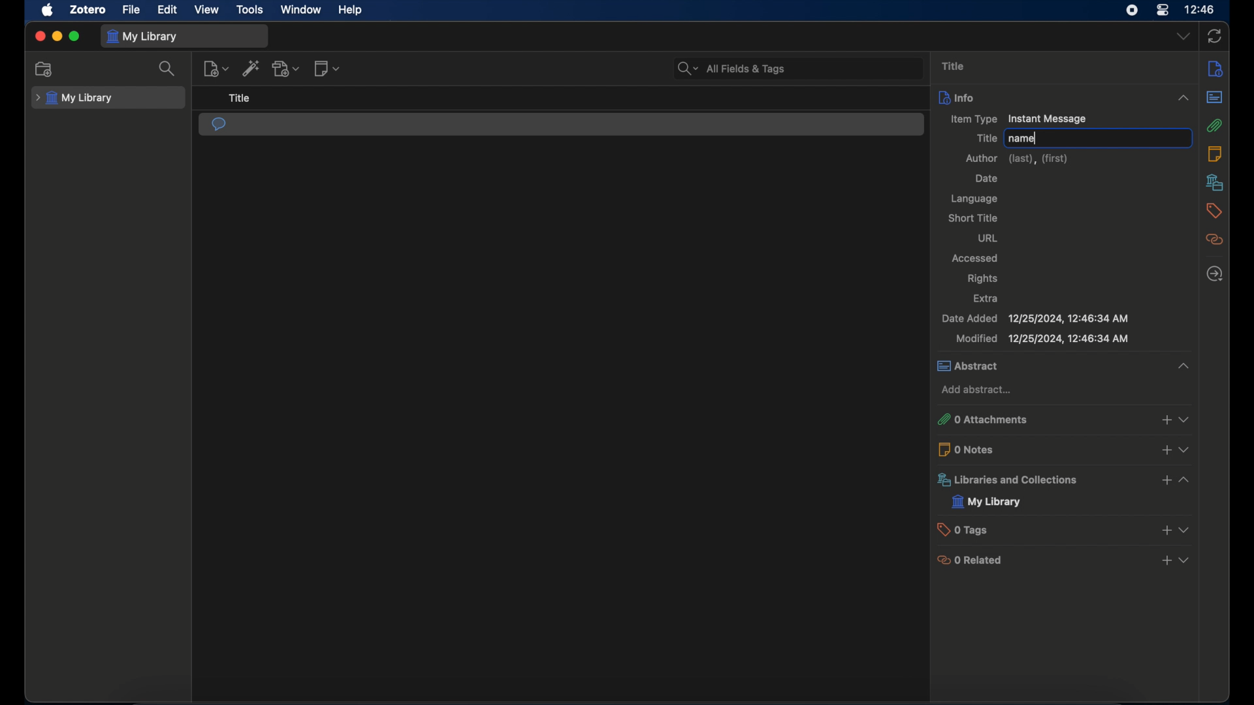 This screenshot has height=705, width=1254. I want to click on 0 notes, so click(1063, 448).